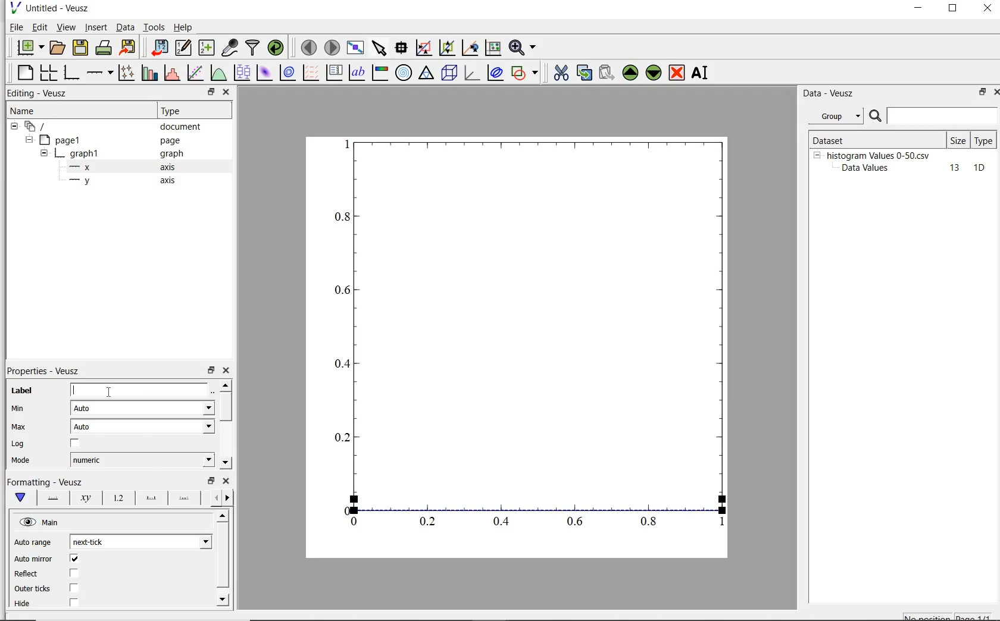  I want to click on paste the selected widget, so click(606, 74).